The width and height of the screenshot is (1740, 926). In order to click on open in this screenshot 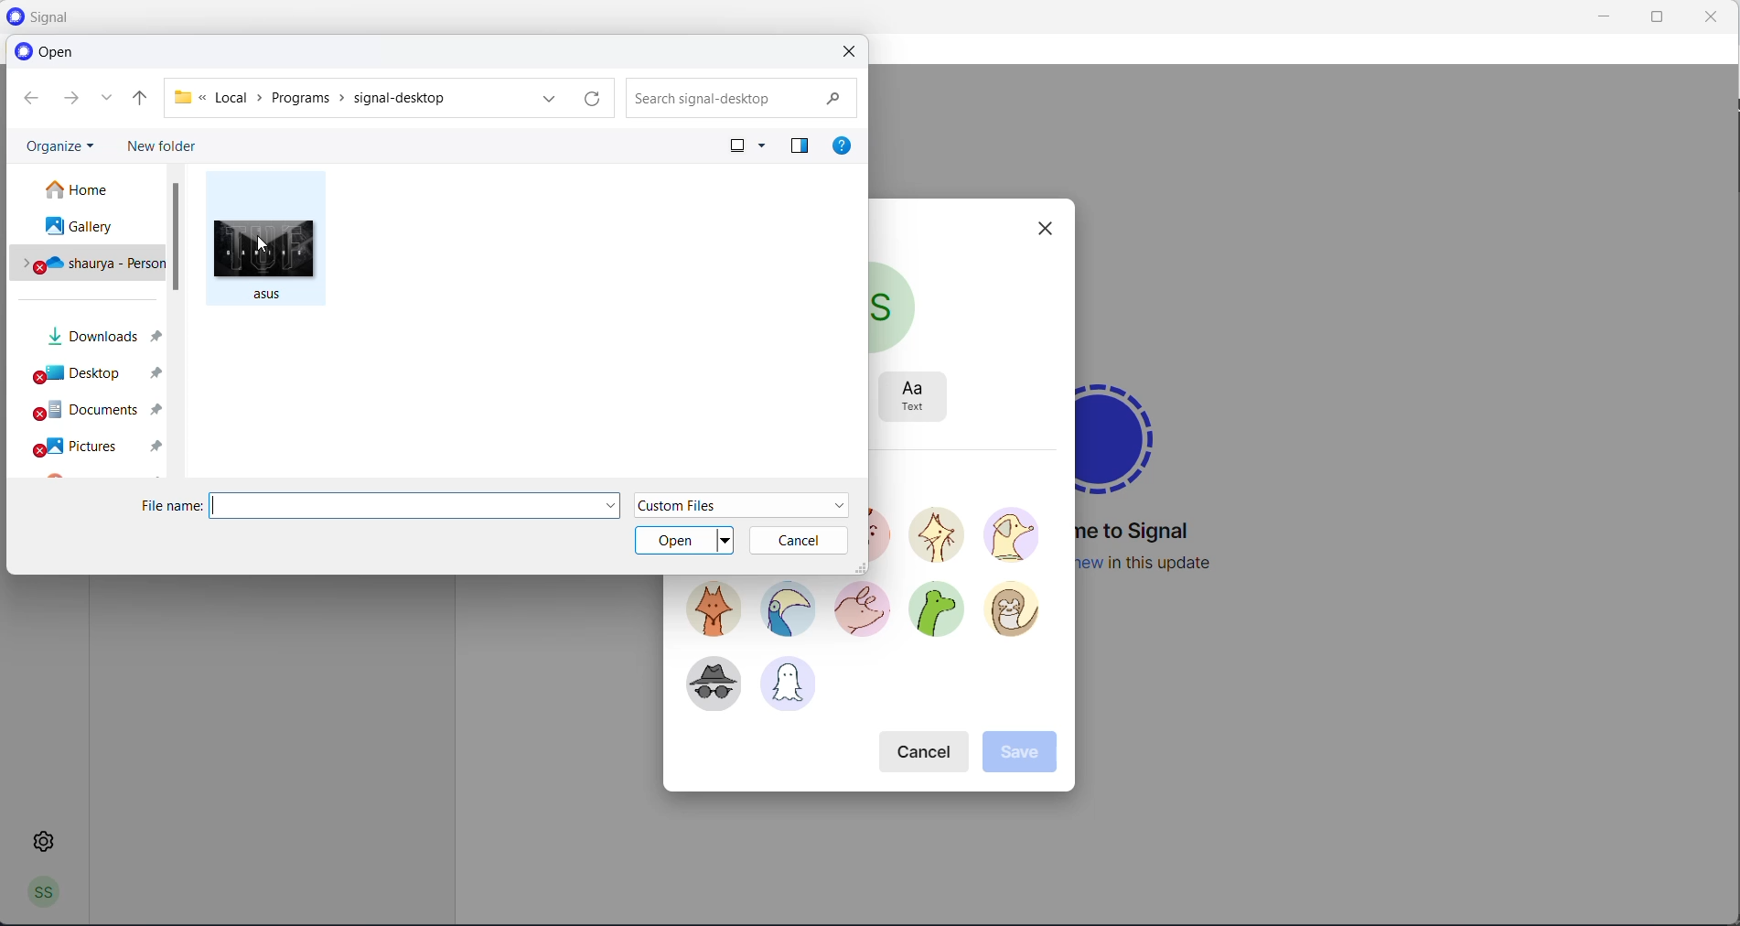, I will do `click(672, 542)`.